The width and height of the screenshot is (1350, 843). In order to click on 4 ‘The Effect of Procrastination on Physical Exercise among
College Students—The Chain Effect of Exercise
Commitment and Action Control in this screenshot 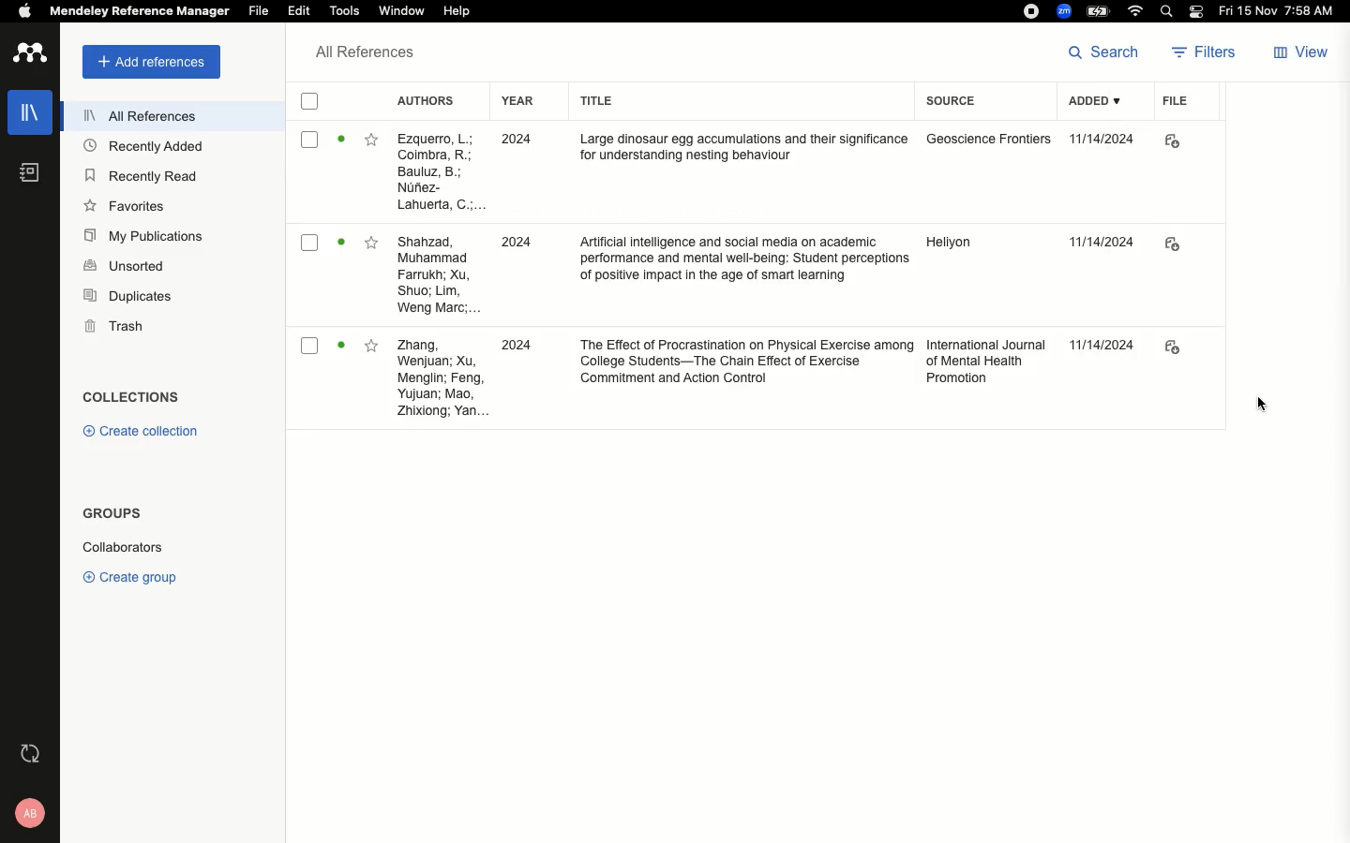, I will do `click(745, 364)`.